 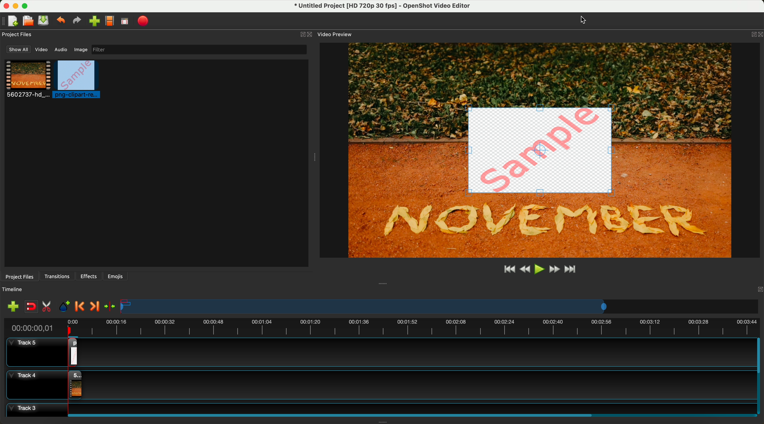 What do you see at coordinates (27, 5) in the screenshot?
I see `maximize` at bounding box center [27, 5].